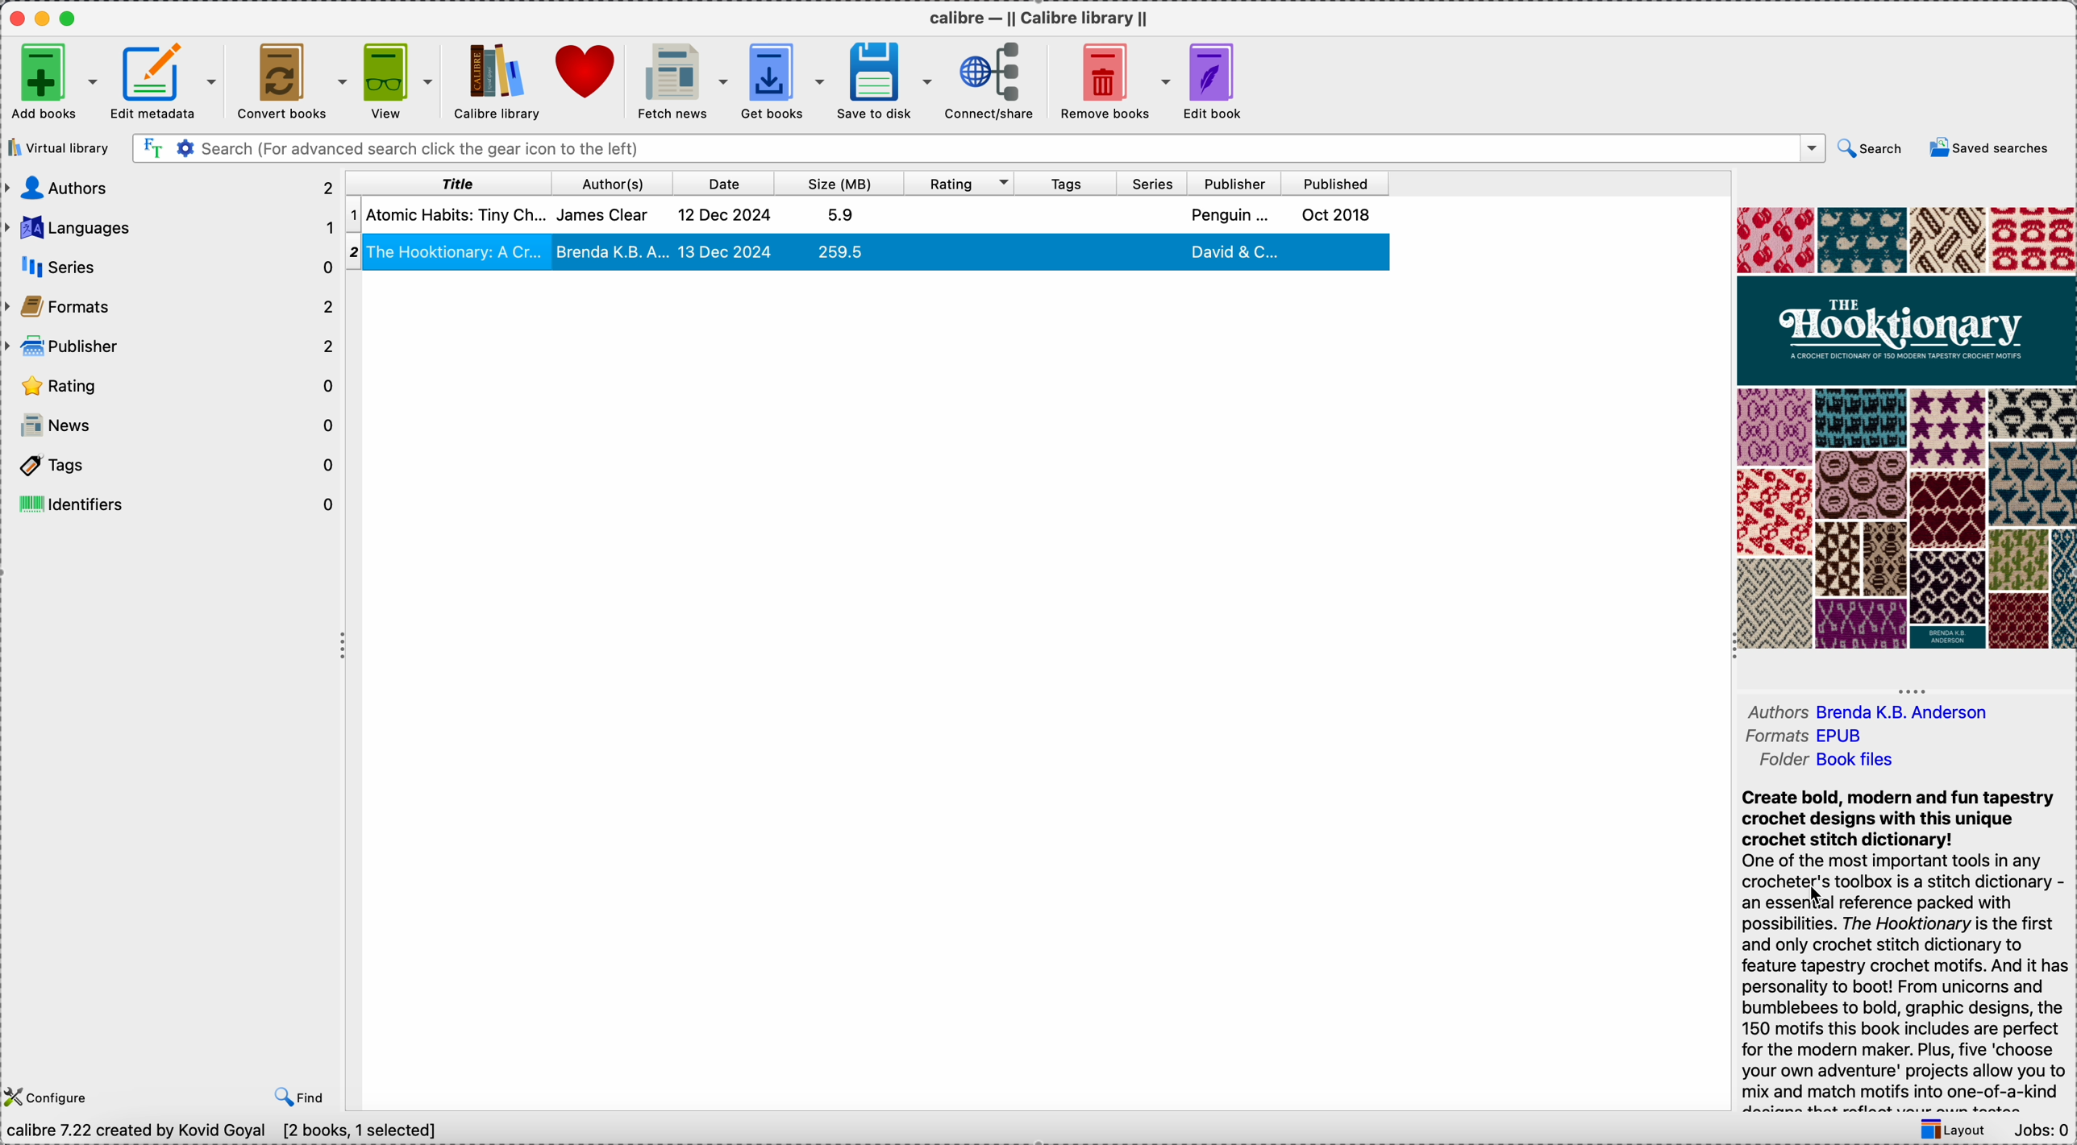 This screenshot has width=2077, height=1145. Describe the element at coordinates (300, 1094) in the screenshot. I see `find` at that location.